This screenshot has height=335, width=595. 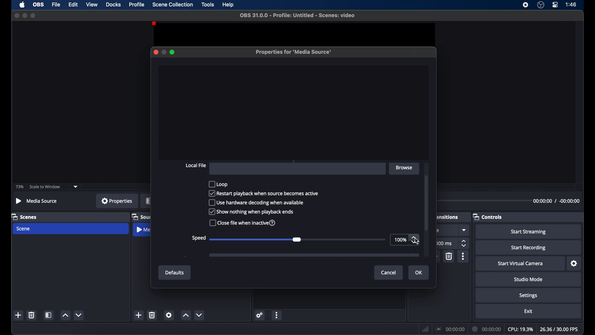 What do you see at coordinates (20, 187) in the screenshot?
I see `73%` at bounding box center [20, 187].